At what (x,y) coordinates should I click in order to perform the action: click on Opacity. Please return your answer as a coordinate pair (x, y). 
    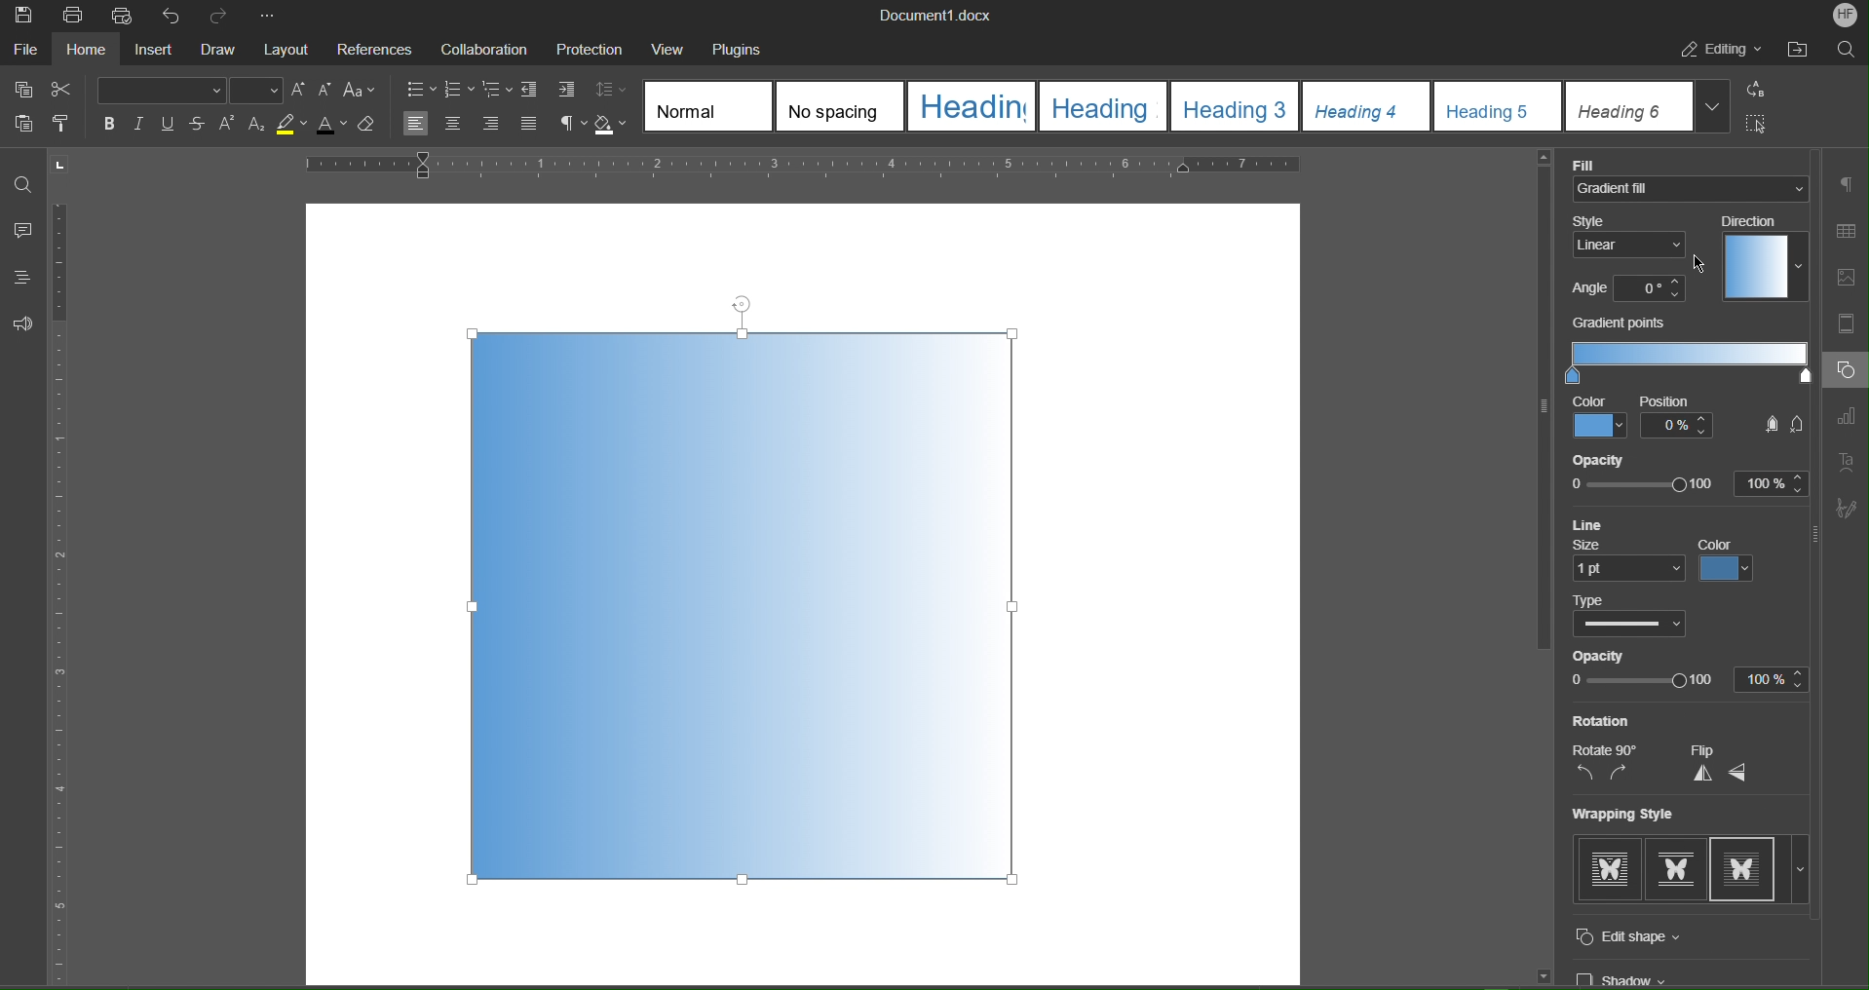
    Looking at the image, I should click on (1610, 657).